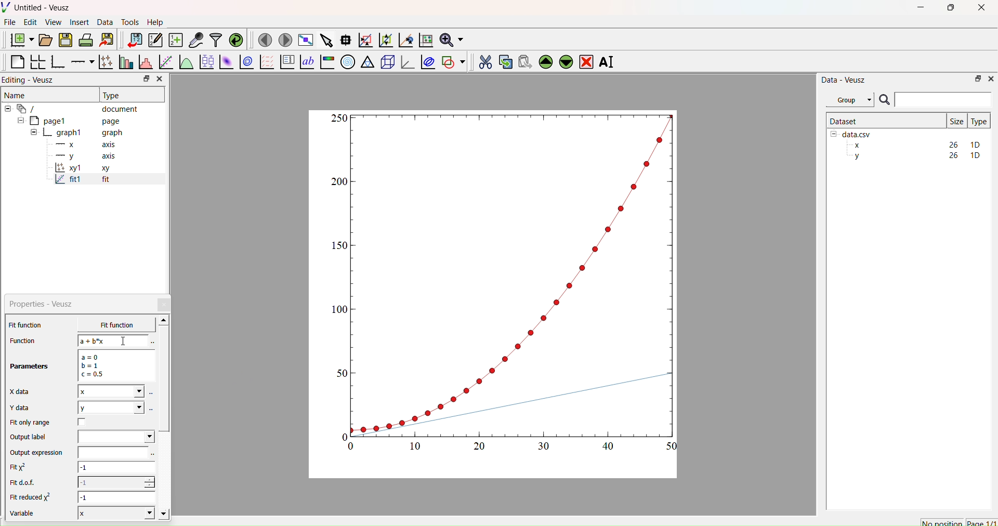  I want to click on Select items, so click(325, 41).